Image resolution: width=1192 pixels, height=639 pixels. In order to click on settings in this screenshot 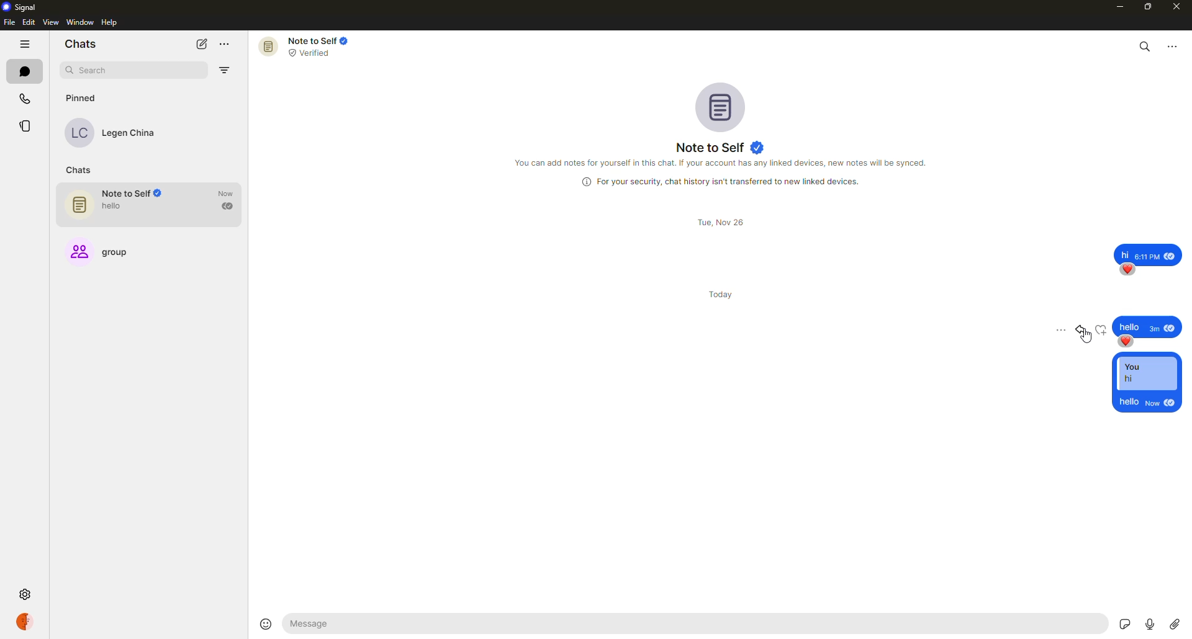, I will do `click(26, 592)`.